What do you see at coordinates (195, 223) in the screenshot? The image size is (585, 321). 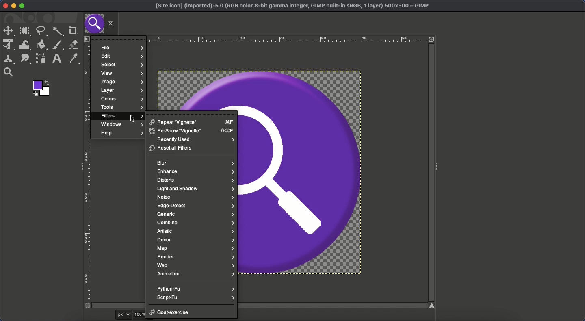 I see `Combine` at bounding box center [195, 223].